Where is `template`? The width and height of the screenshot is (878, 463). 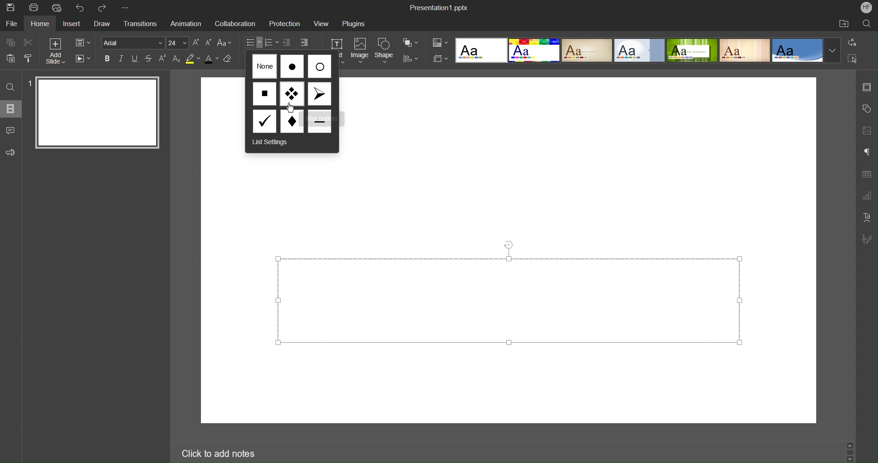
template is located at coordinates (797, 50).